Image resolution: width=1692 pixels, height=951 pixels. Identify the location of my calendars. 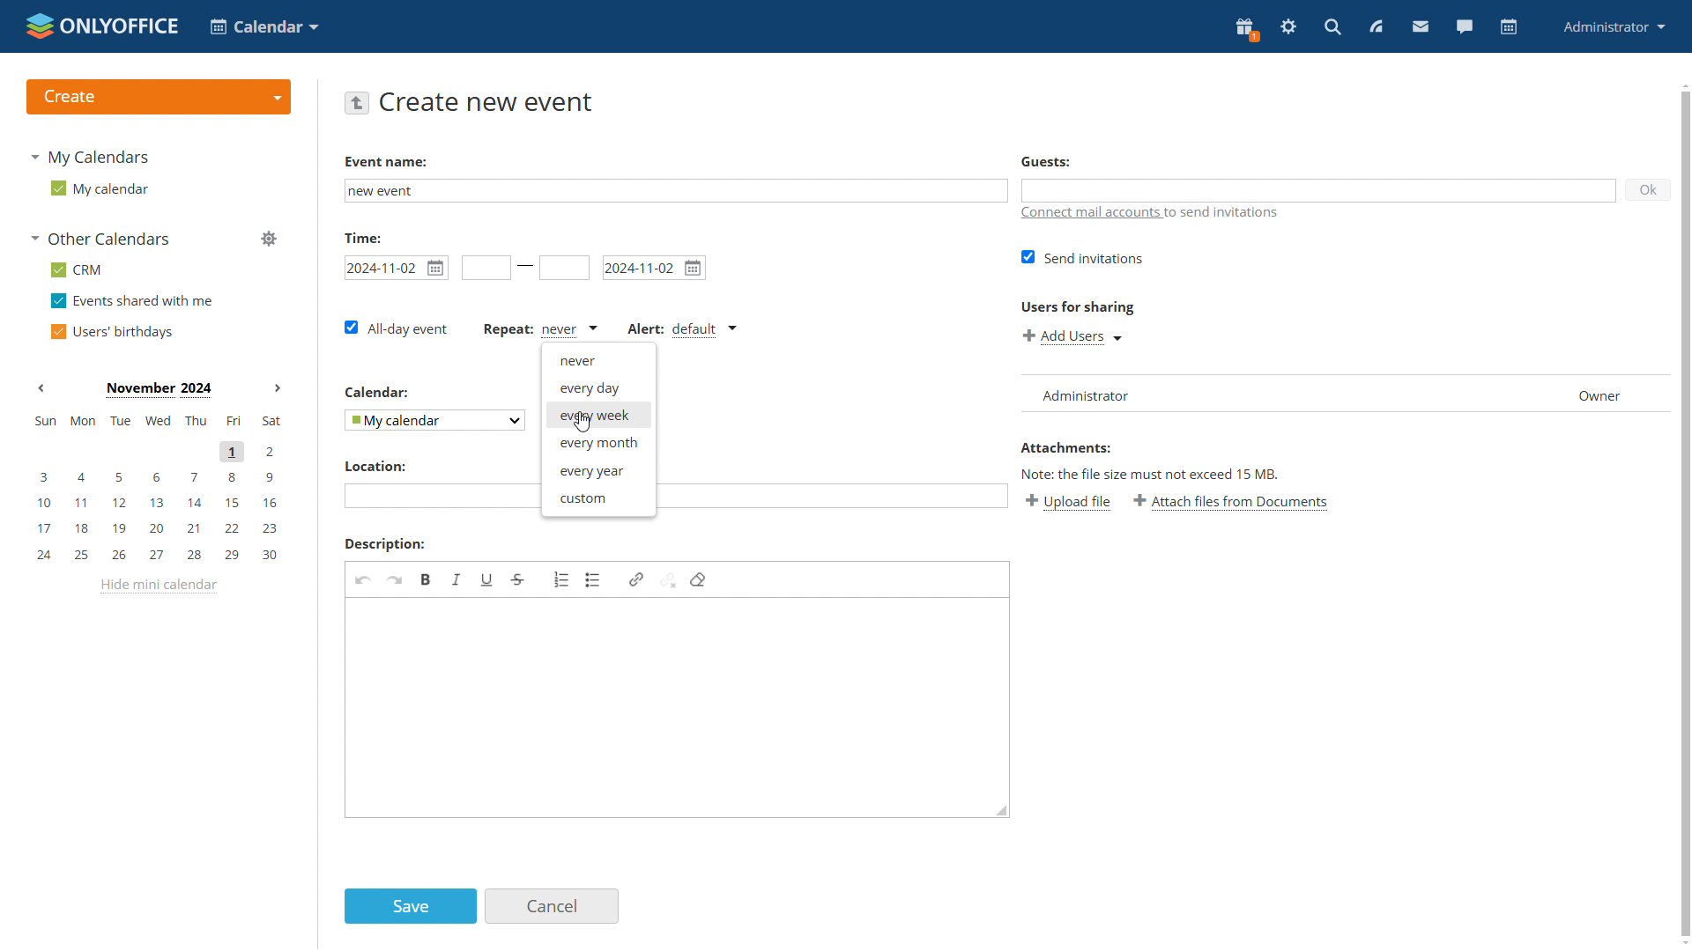
(93, 155).